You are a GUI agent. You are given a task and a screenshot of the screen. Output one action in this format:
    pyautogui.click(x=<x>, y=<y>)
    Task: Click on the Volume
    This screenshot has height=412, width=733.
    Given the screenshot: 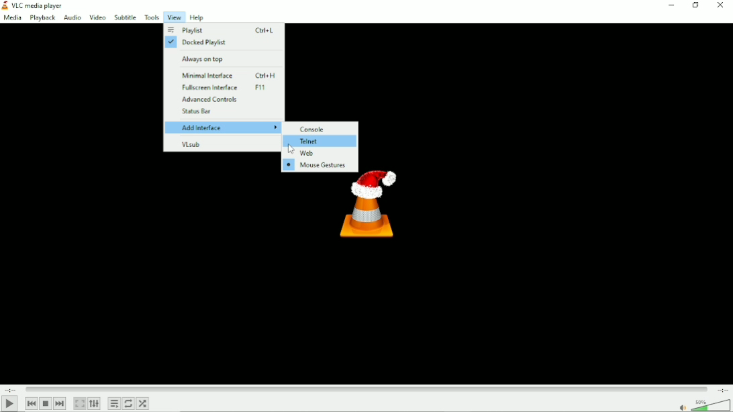 What is the action you would take?
    pyautogui.click(x=703, y=405)
    